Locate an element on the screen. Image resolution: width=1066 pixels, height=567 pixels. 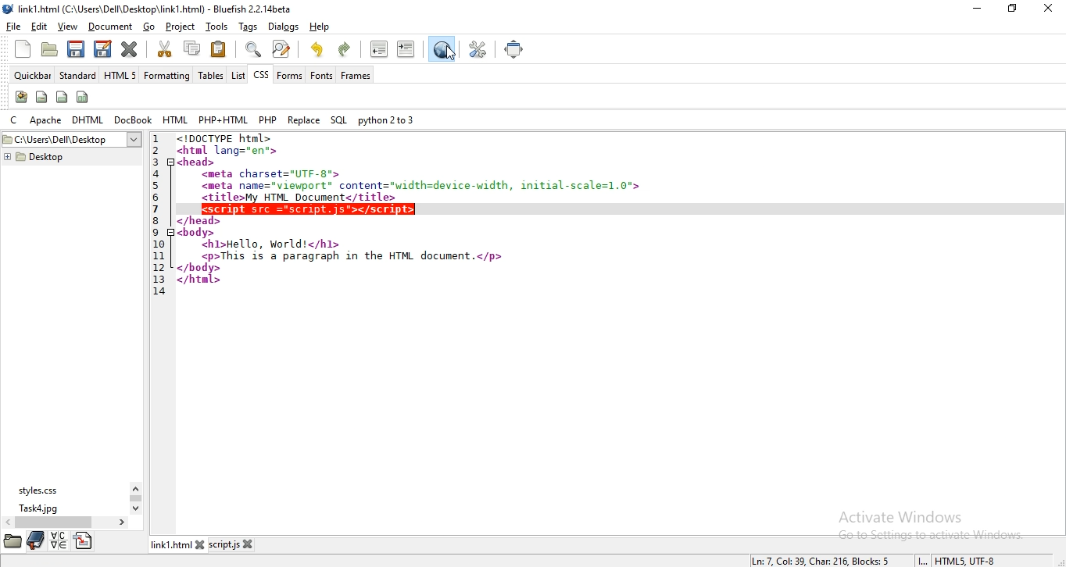
preview in browser is located at coordinates (442, 48).